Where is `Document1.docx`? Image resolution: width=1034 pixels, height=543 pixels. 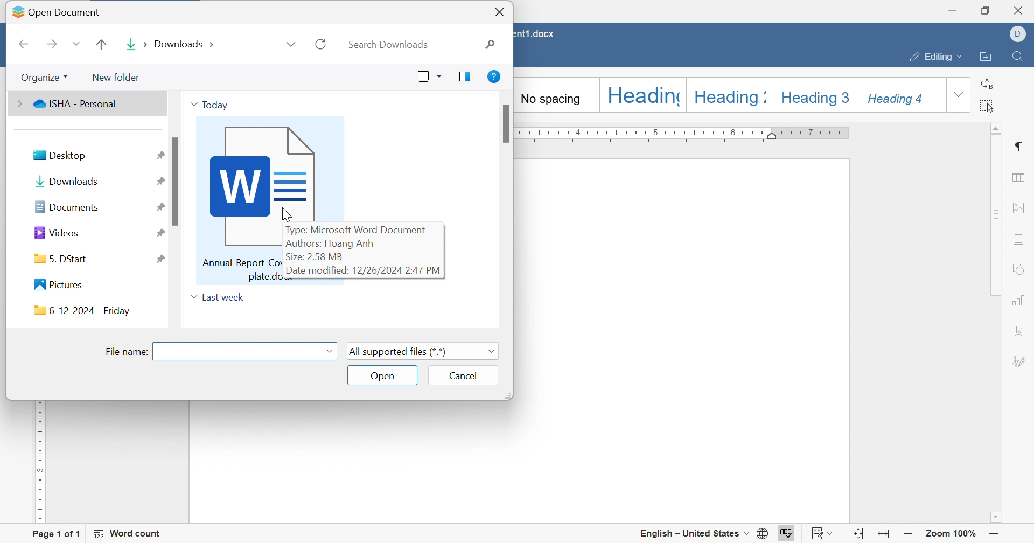
Document1.docx is located at coordinates (536, 34).